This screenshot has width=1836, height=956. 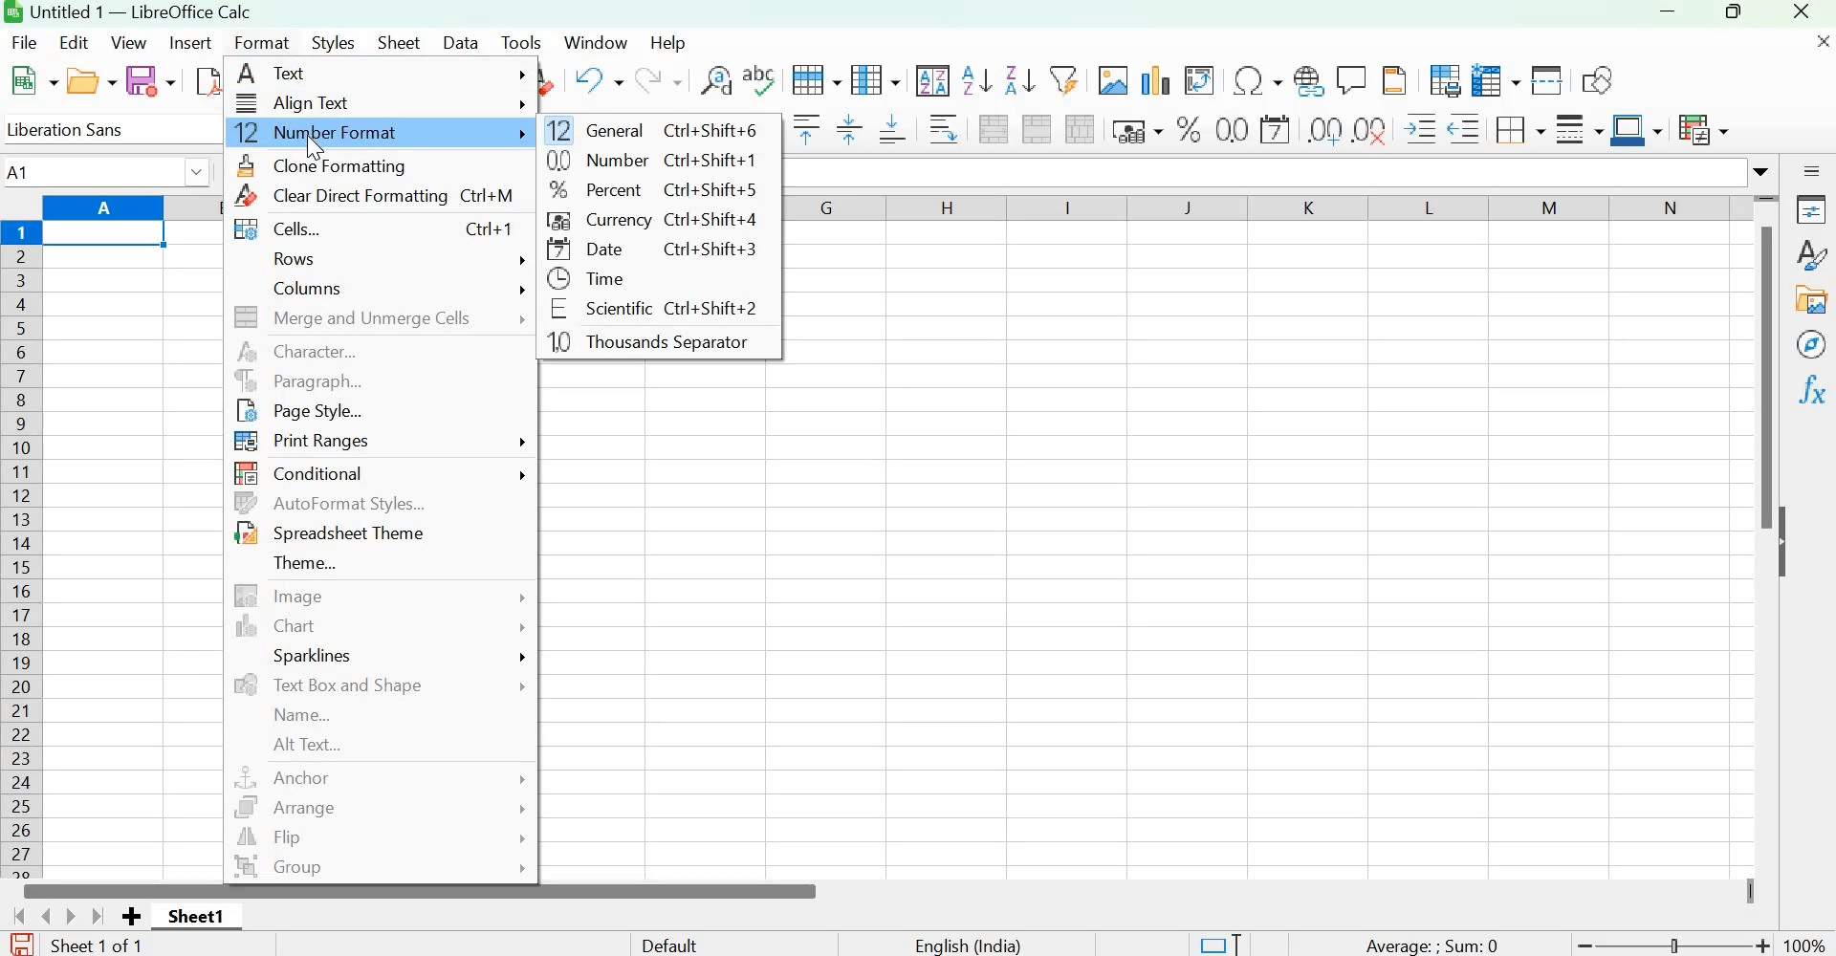 I want to click on Unmerge cells, so click(x=1080, y=129).